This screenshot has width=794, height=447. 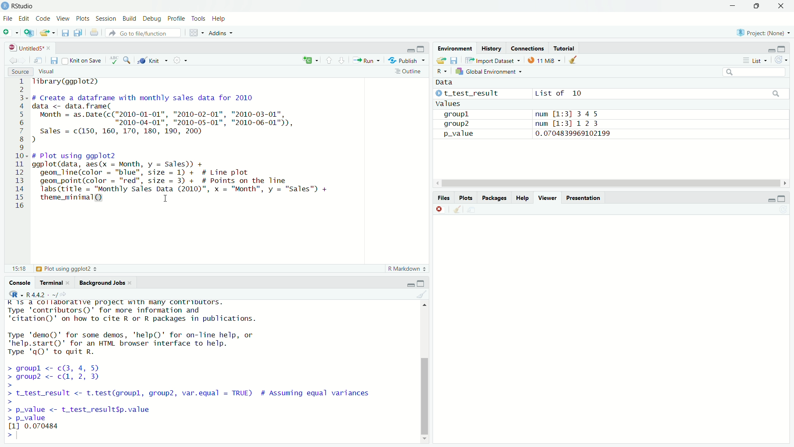 I want to click on load workspace, so click(x=441, y=61).